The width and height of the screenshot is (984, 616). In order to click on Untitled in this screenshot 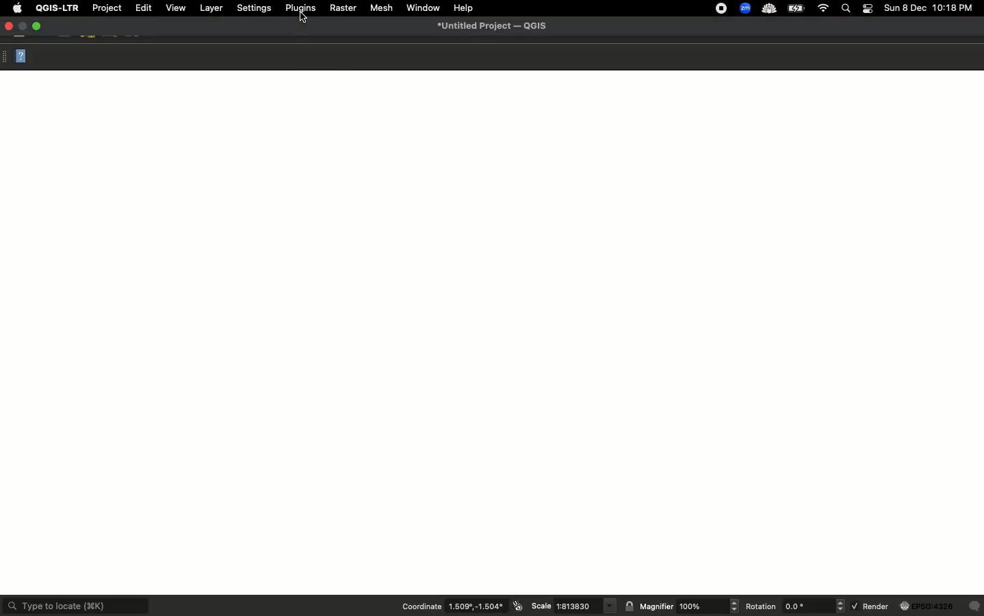, I will do `click(495, 25)`.